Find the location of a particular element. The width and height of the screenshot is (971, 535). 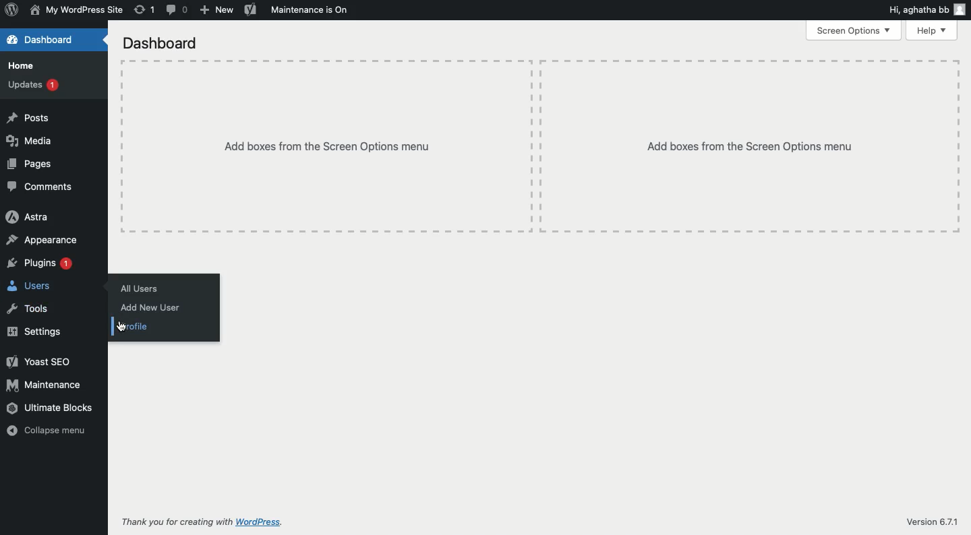

Revision is located at coordinates (144, 9).